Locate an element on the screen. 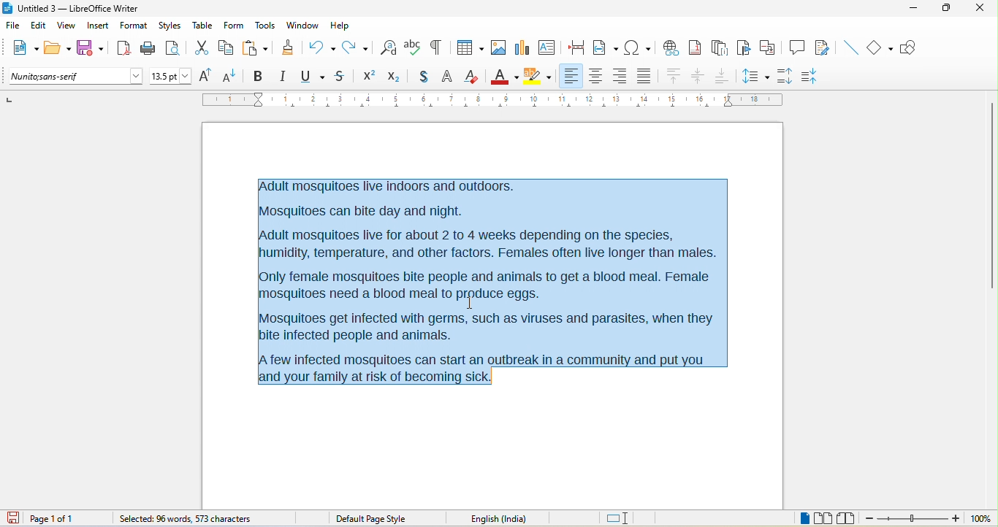 This screenshot has width=998, height=527. export directly as pdf is located at coordinates (123, 48).